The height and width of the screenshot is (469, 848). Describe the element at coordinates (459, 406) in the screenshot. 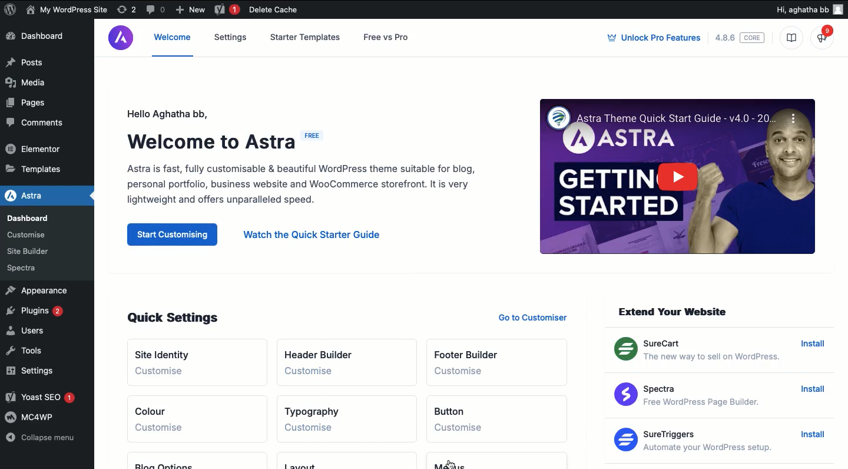

I see `Button` at that location.